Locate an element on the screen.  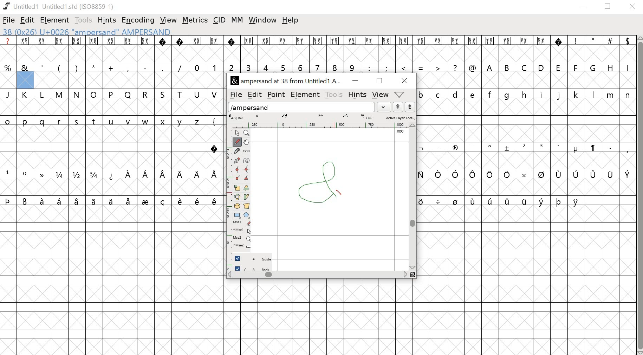
close is located at coordinates (634, 7).